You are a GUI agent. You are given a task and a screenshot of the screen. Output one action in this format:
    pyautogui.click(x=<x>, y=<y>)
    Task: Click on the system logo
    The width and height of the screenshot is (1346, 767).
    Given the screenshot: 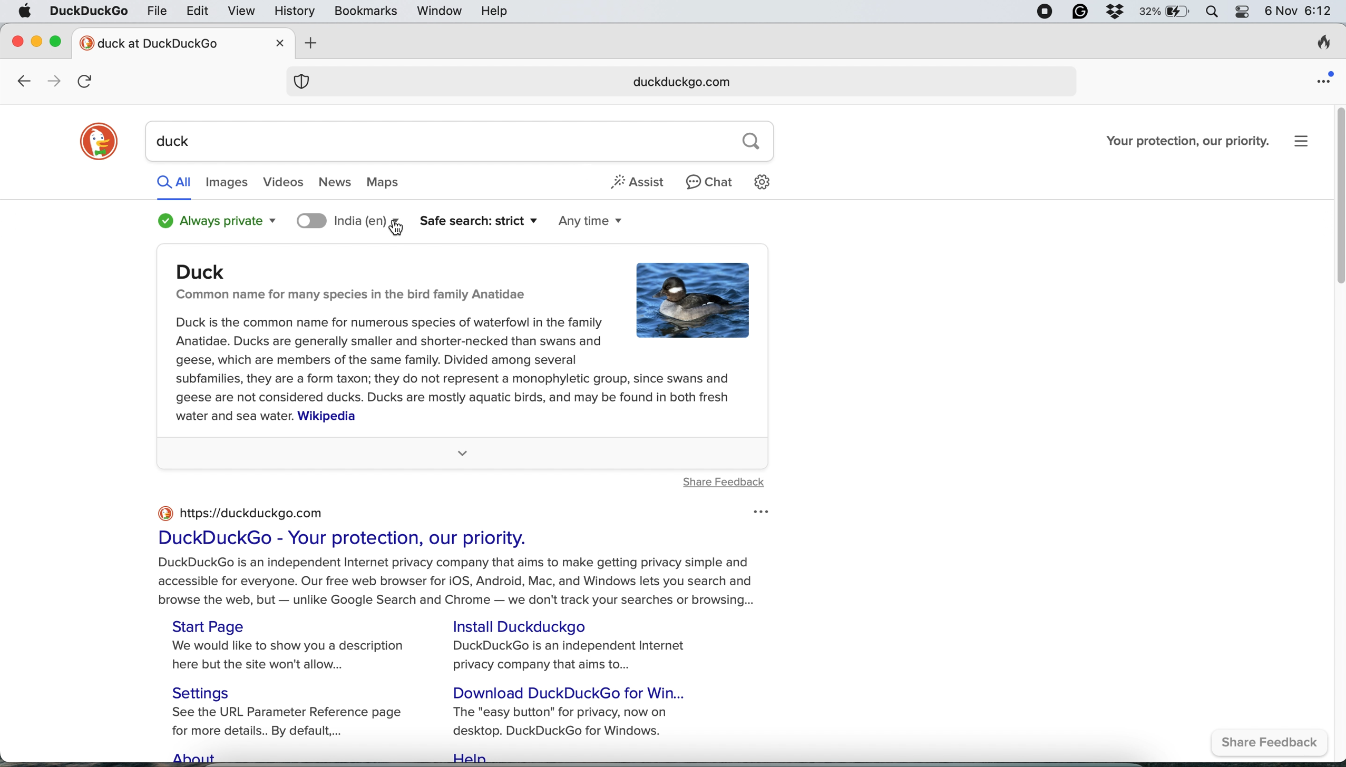 What is the action you would take?
    pyautogui.click(x=24, y=12)
    